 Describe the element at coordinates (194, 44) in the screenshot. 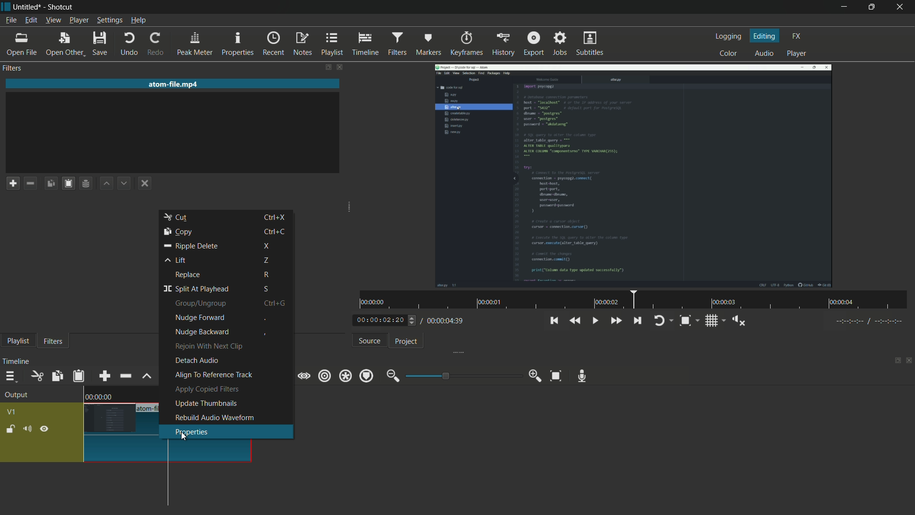

I see `peak meter` at that location.